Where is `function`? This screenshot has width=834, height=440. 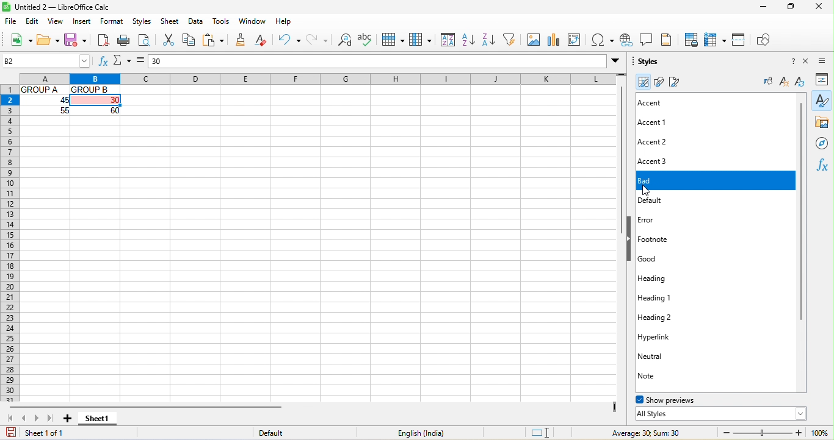 function is located at coordinates (824, 166).